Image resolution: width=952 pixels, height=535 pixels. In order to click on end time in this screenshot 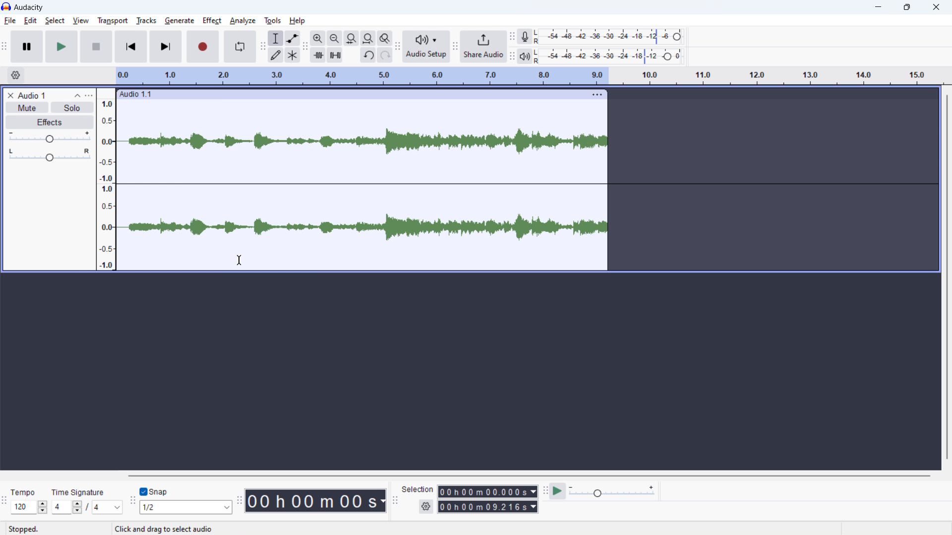, I will do `click(488, 507)`.